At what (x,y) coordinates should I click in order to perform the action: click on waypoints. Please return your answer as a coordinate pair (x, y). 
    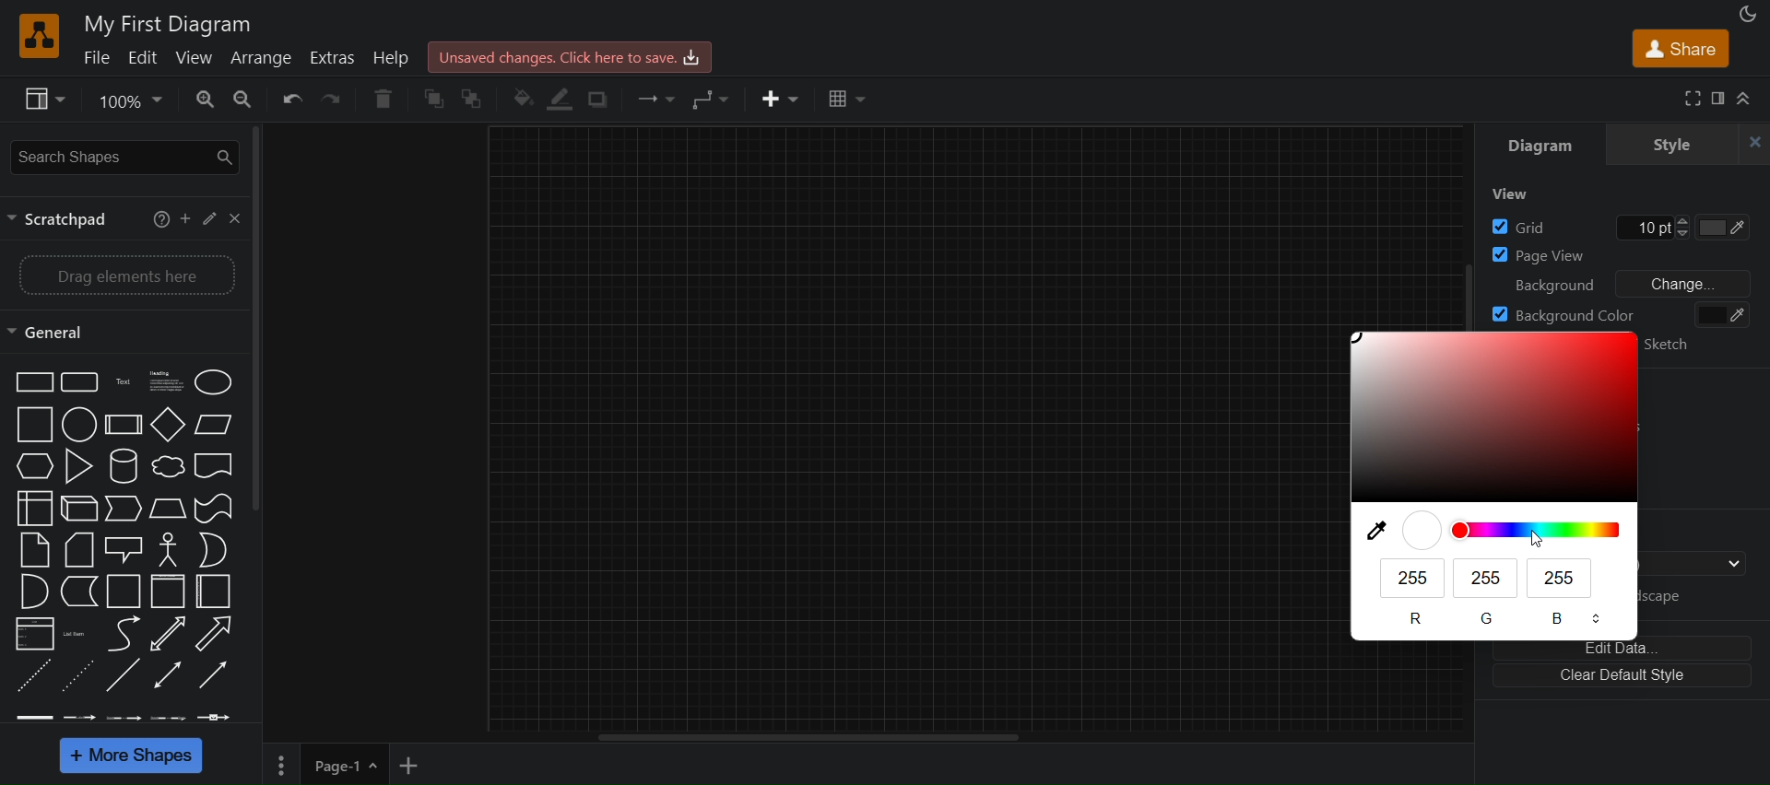
    Looking at the image, I should click on (712, 100).